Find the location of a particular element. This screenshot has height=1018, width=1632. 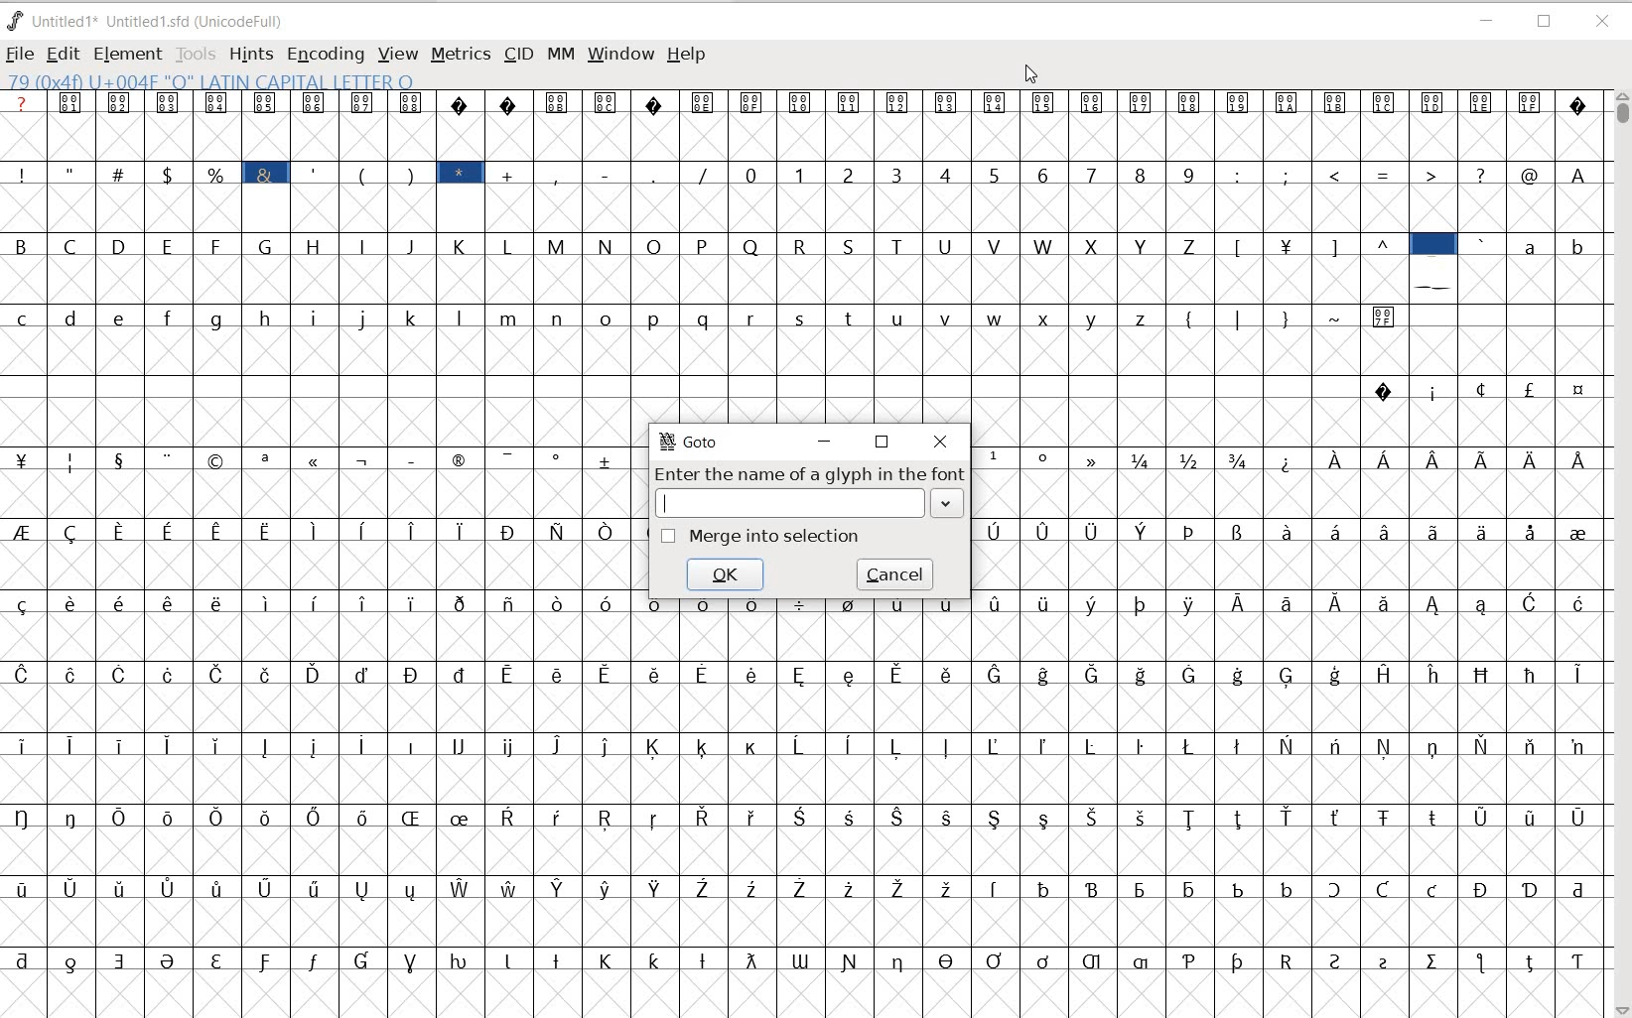

ELEMENT is located at coordinates (128, 54).